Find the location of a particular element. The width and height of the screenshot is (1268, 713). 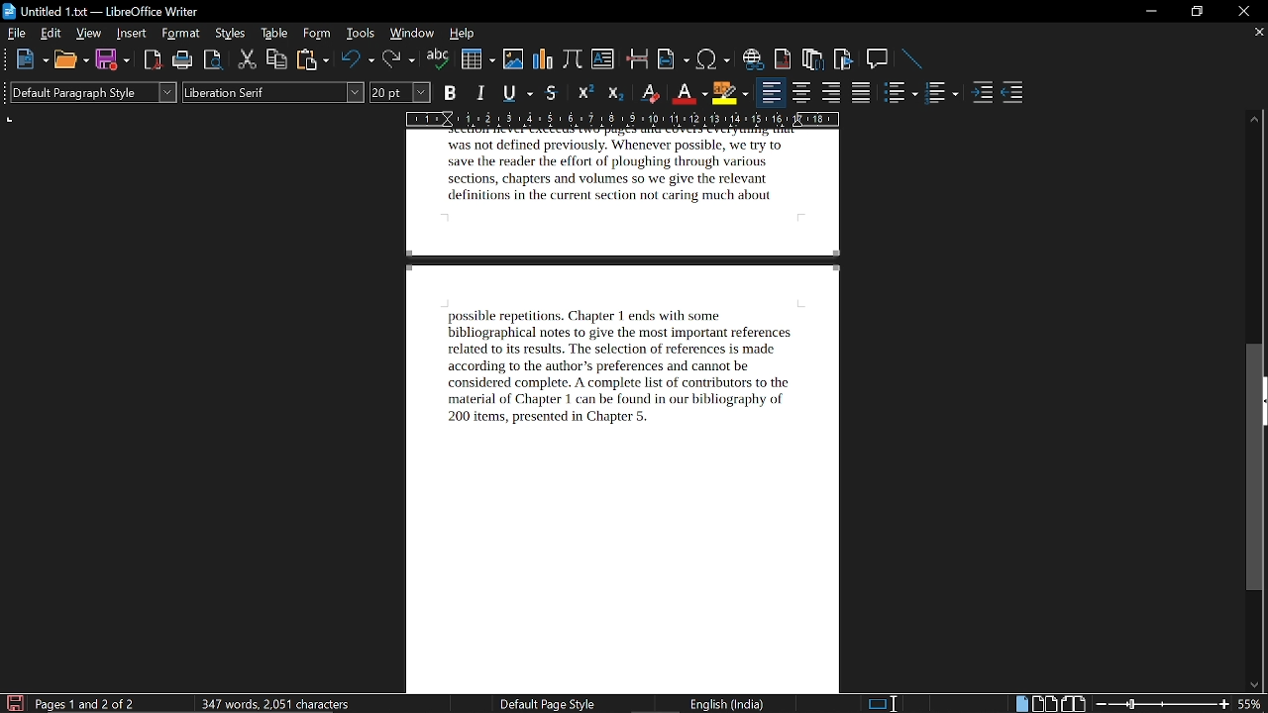

single page view is located at coordinates (1020, 703).